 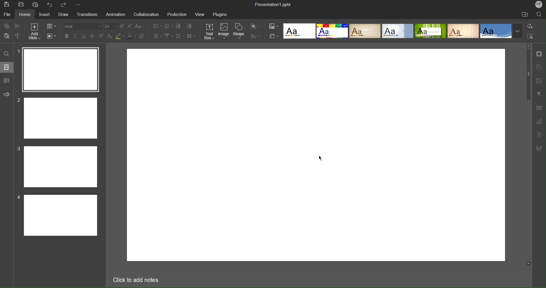 What do you see at coordinates (224, 32) in the screenshot?
I see `Image` at bounding box center [224, 32].